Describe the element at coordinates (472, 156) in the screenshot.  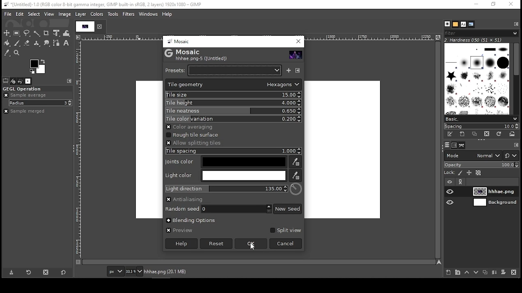
I see `mode` at that location.